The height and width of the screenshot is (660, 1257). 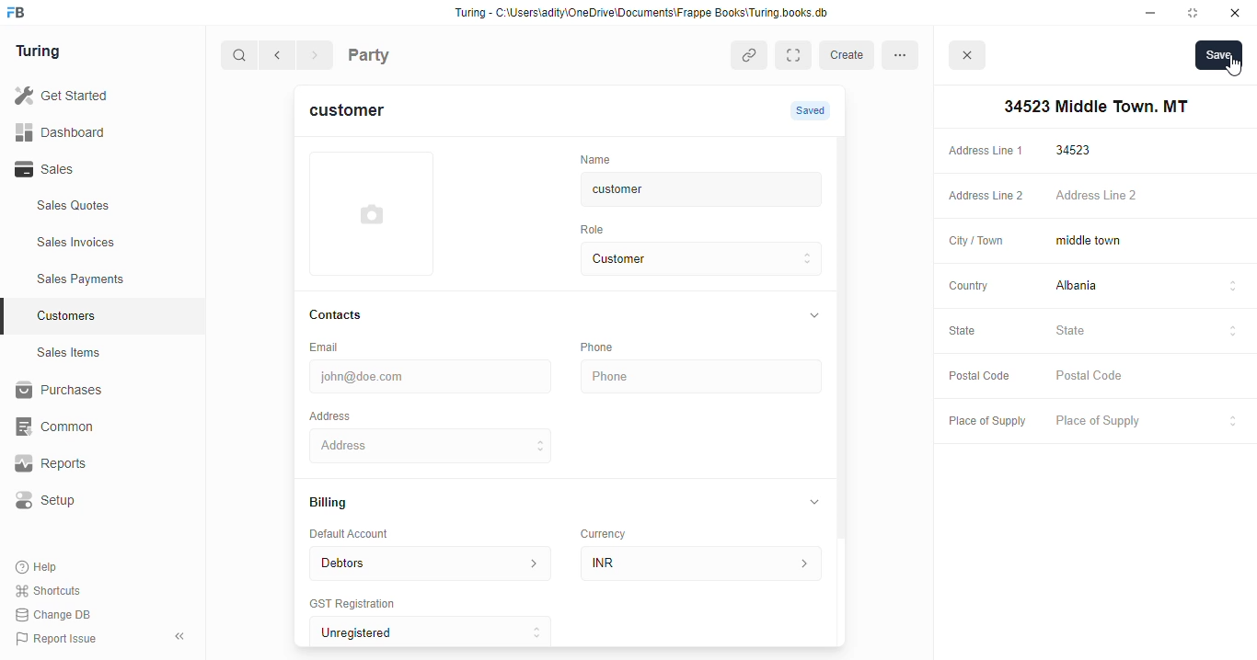 I want to click on Sales Items., so click(x=102, y=353).